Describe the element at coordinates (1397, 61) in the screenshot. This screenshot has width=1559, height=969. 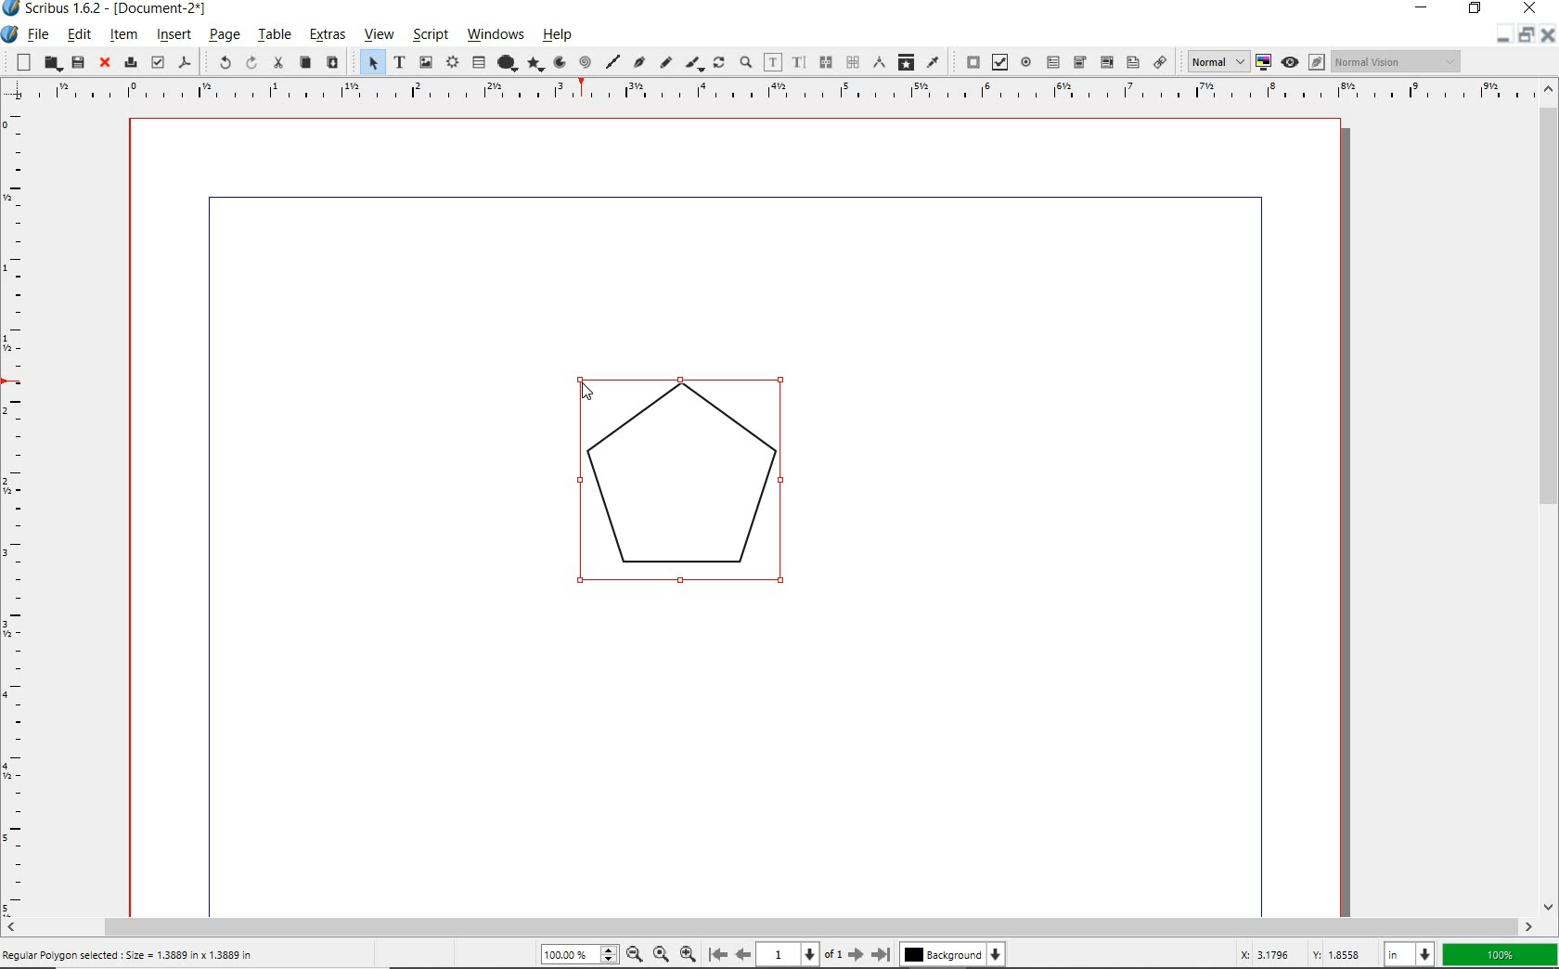
I see `visual appearance of display` at that location.